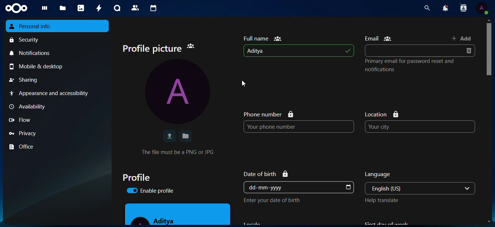 The width and height of the screenshot is (495, 227). I want to click on notification, so click(446, 8).